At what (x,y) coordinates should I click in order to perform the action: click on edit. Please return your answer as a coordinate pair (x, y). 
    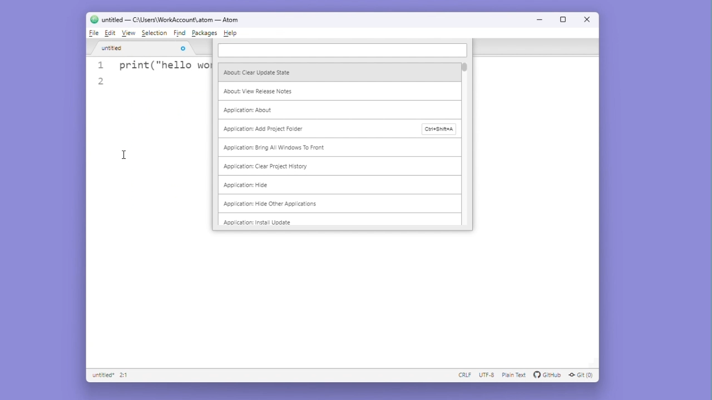
    Looking at the image, I should click on (111, 33).